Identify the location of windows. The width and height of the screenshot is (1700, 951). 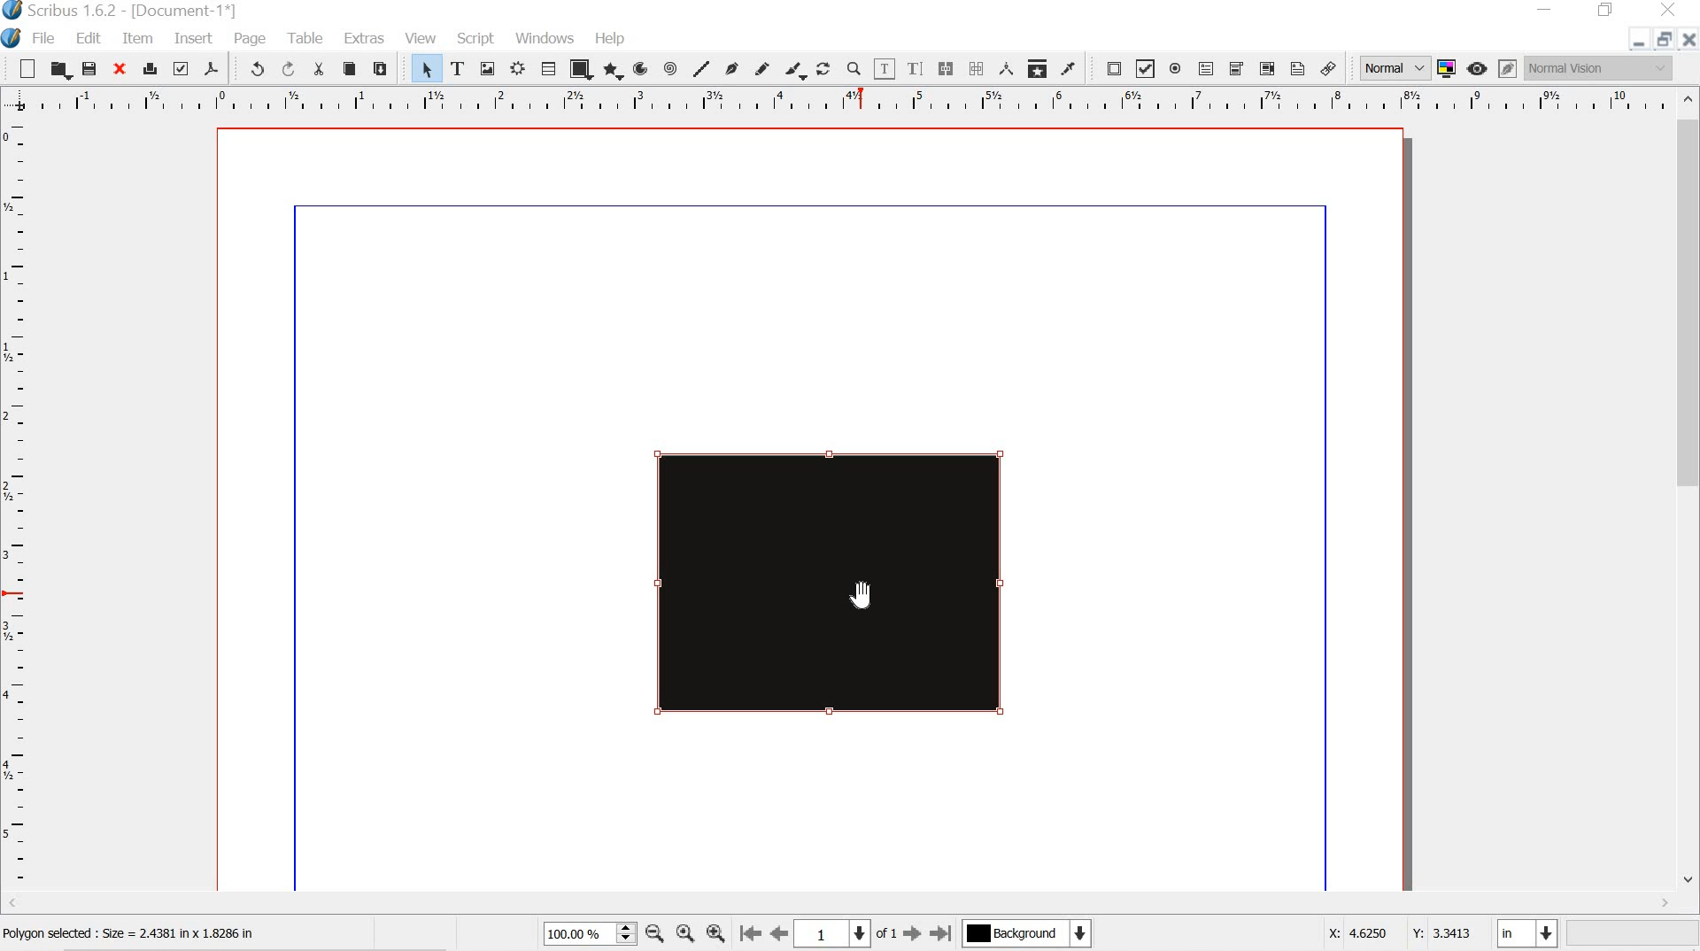
(546, 37).